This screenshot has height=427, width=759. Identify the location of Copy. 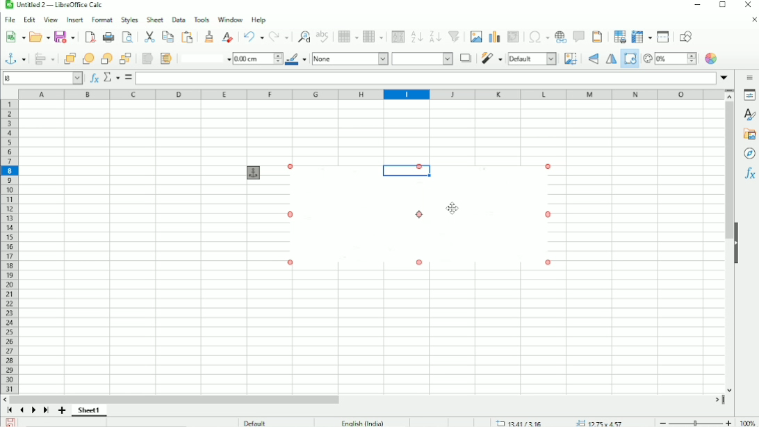
(168, 36).